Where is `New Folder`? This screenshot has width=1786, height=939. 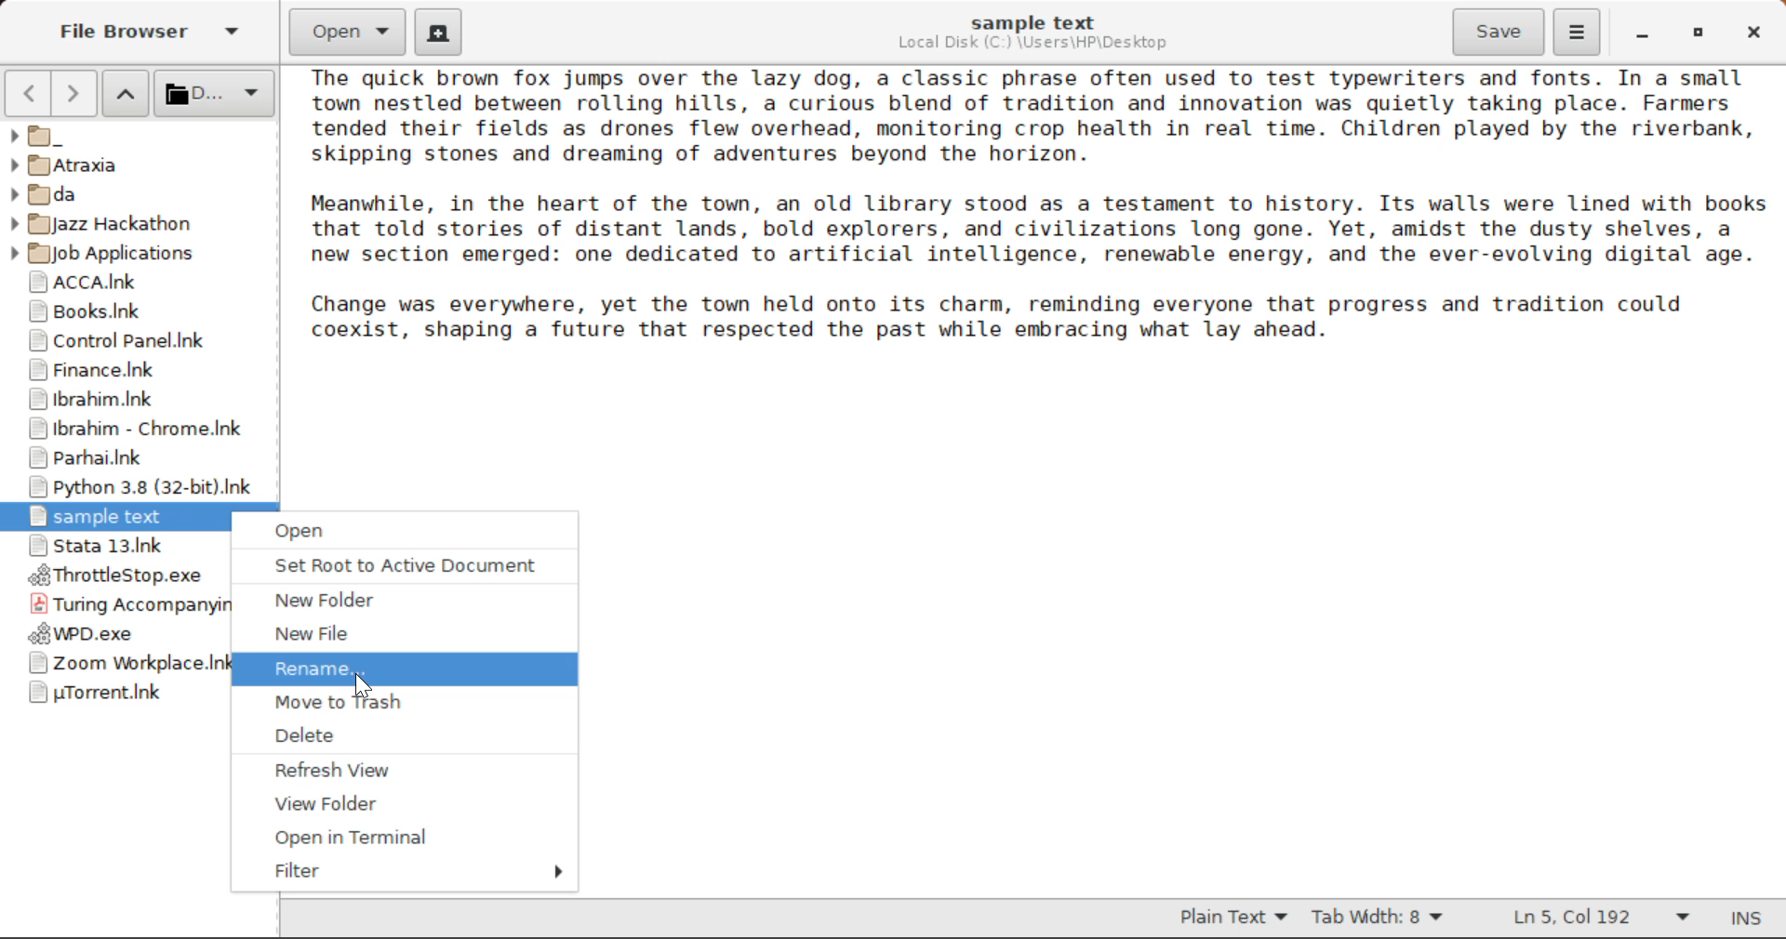
New Folder is located at coordinates (406, 602).